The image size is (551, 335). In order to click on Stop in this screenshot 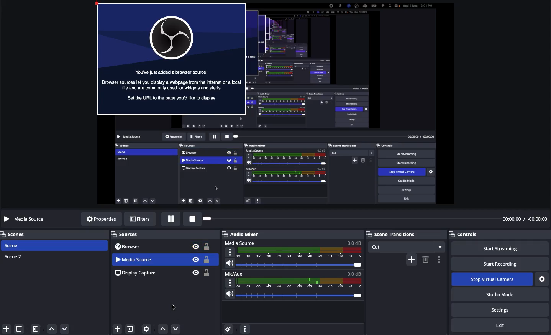, I will do `click(191, 218)`.